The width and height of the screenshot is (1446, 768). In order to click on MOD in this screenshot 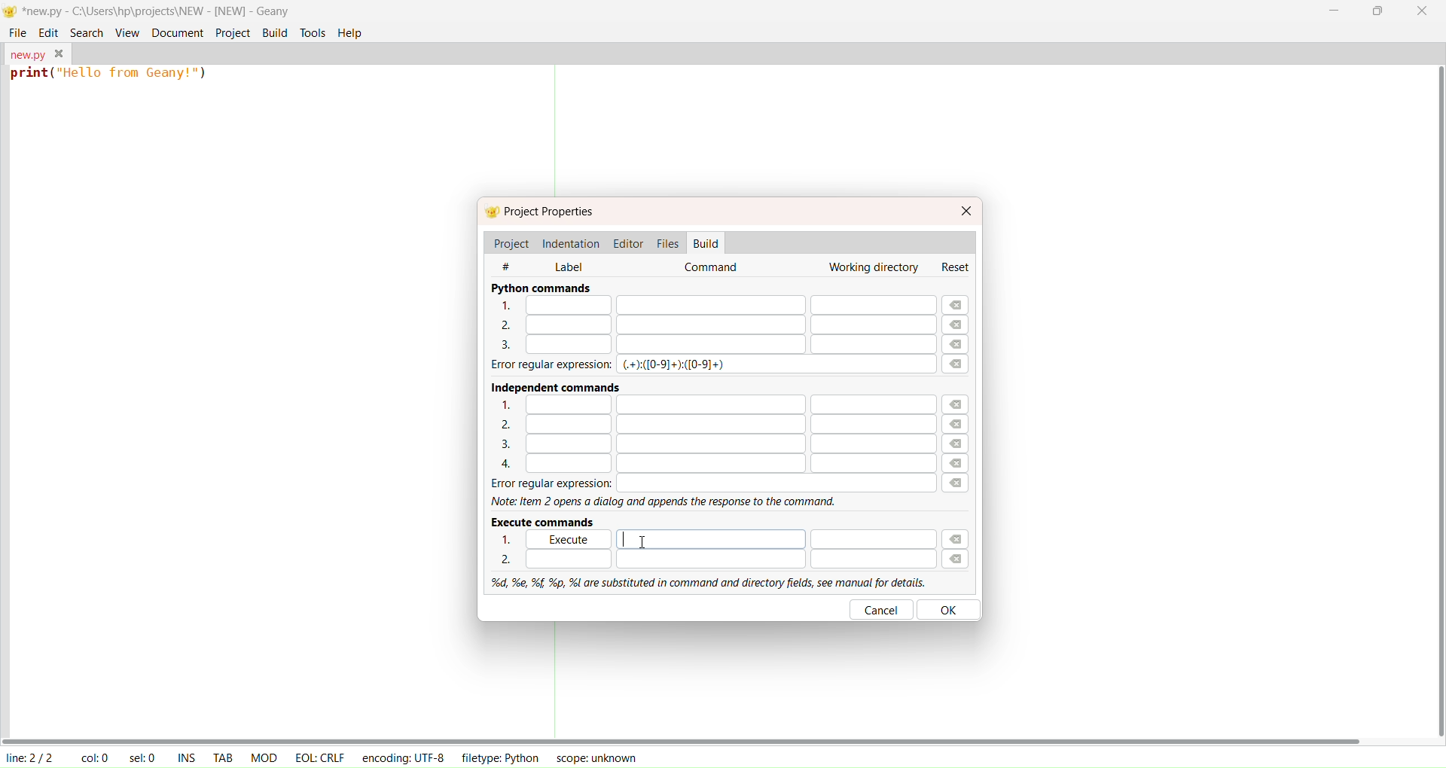, I will do `click(264, 756)`.